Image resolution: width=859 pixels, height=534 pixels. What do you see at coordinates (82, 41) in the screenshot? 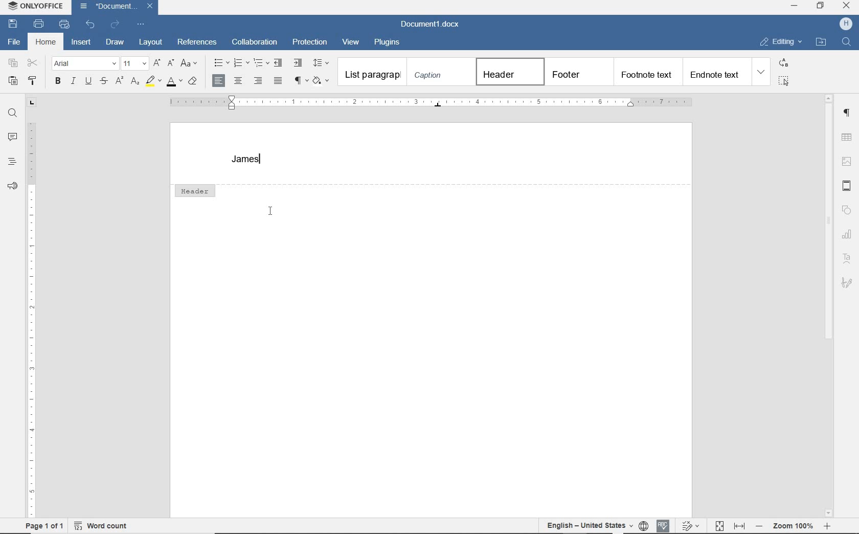
I see `insert` at bounding box center [82, 41].